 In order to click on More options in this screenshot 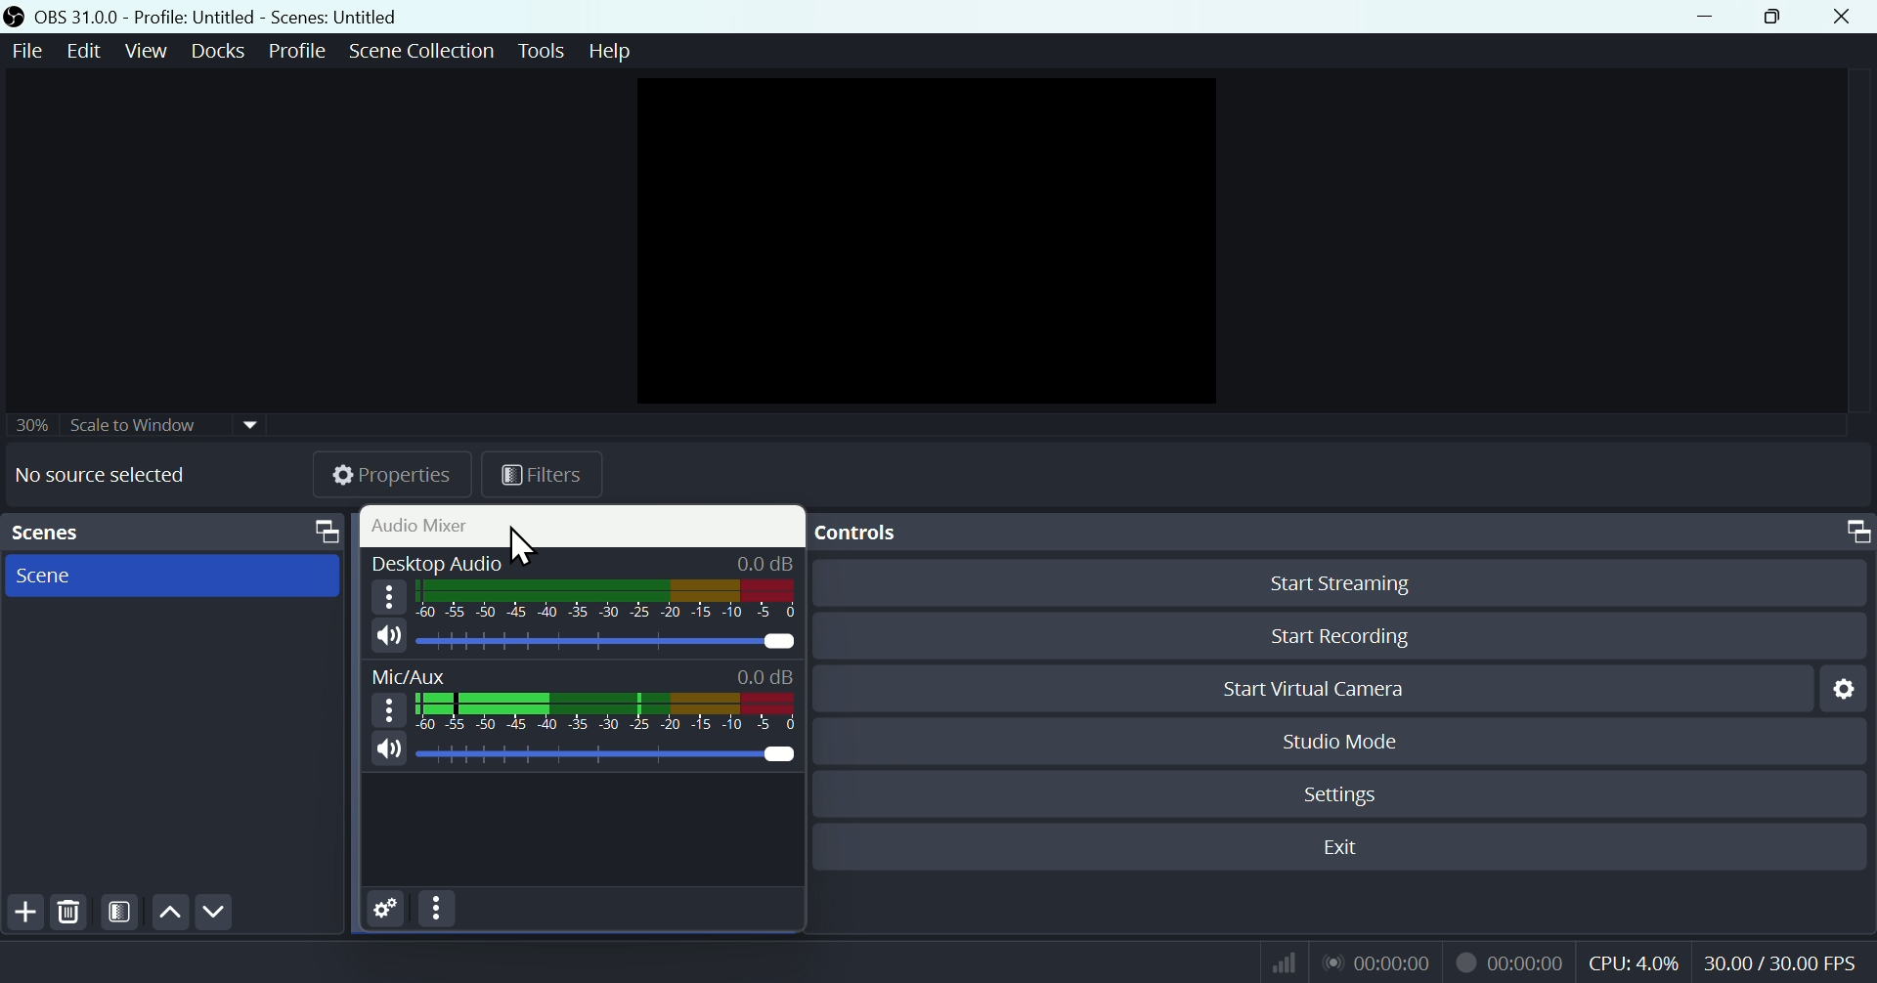, I will do `click(388, 708)`.